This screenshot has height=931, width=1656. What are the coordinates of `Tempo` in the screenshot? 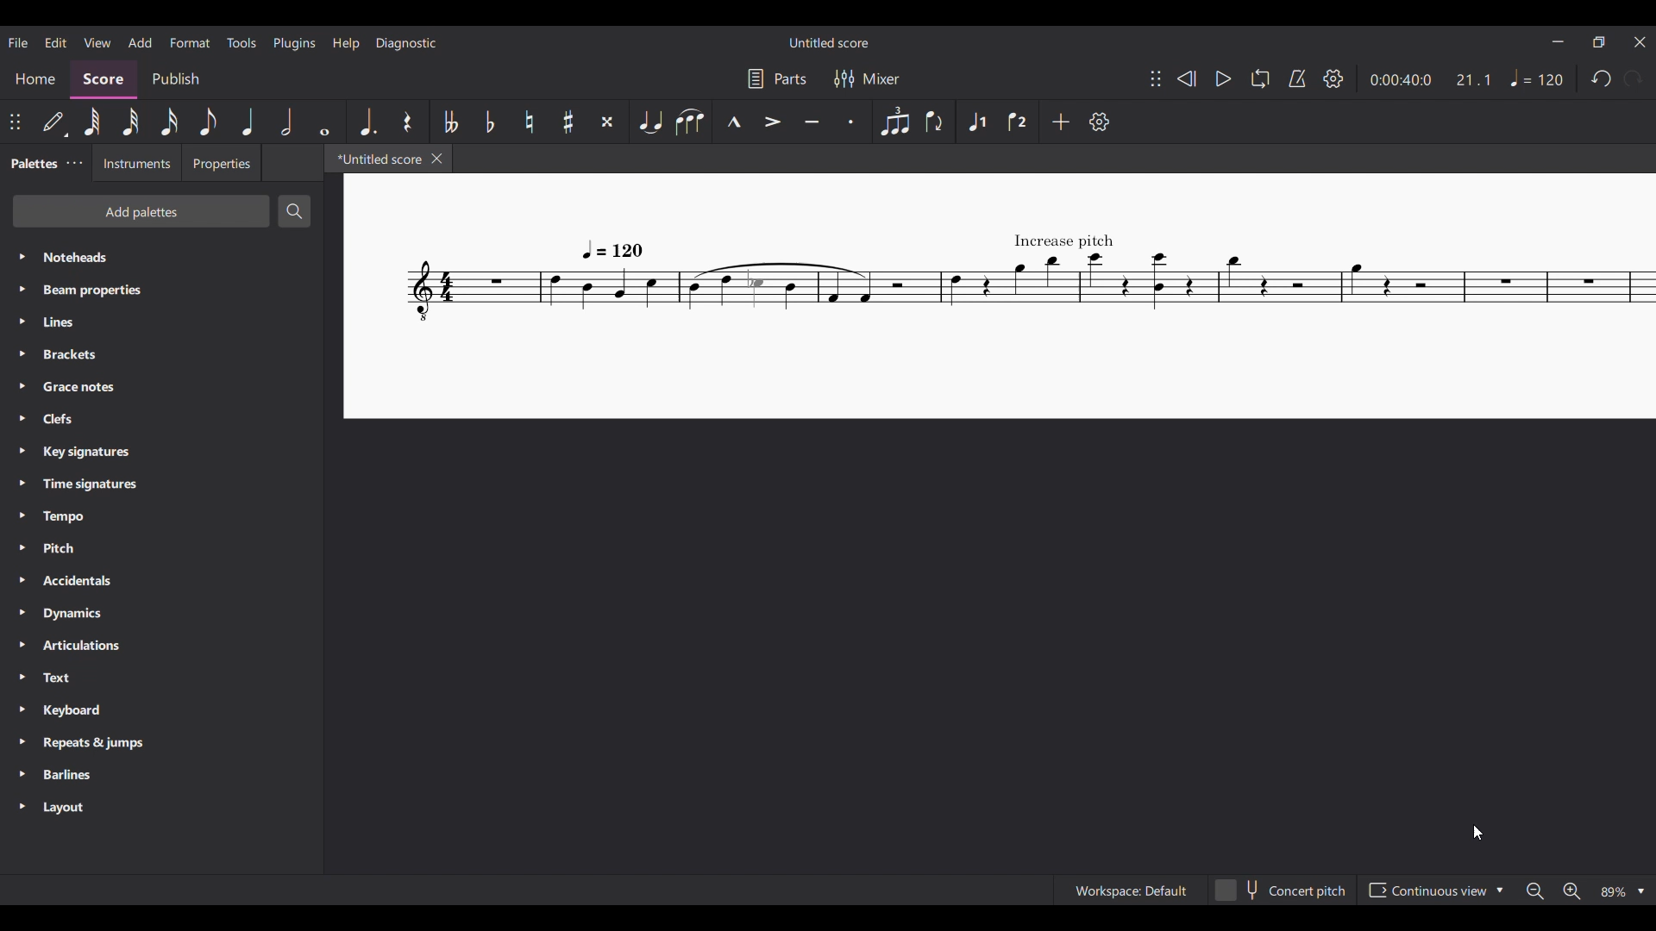 It's located at (161, 517).